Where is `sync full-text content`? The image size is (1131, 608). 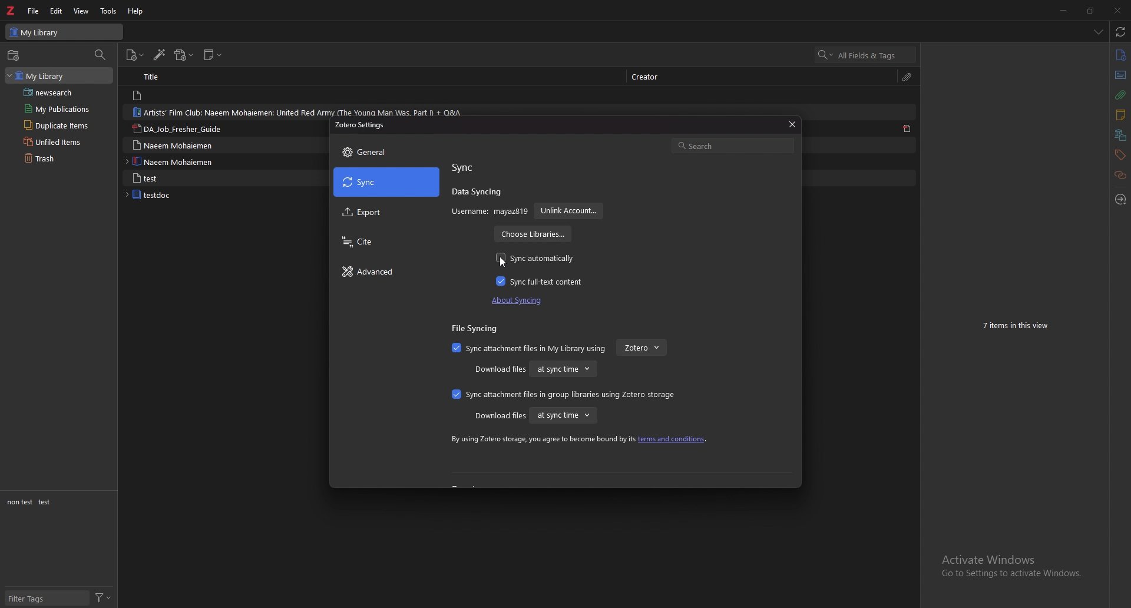
sync full-text content is located at coordinates (542, 281).